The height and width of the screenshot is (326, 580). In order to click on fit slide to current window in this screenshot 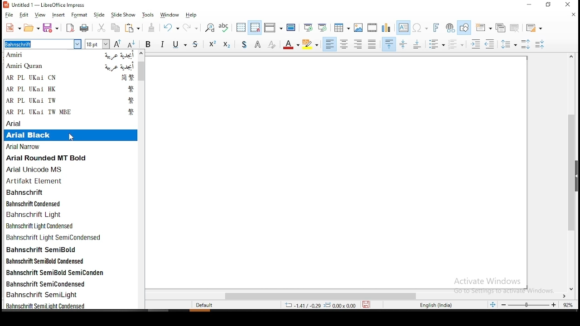, I will do `click(493, 304)`.